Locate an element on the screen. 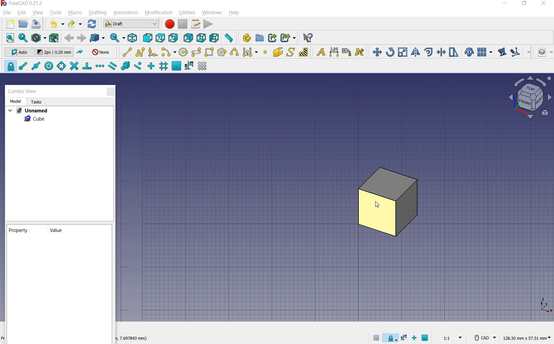 Image resolution: width=554 pixels, height=344 pixels. file is located at coordinates (8, 12).